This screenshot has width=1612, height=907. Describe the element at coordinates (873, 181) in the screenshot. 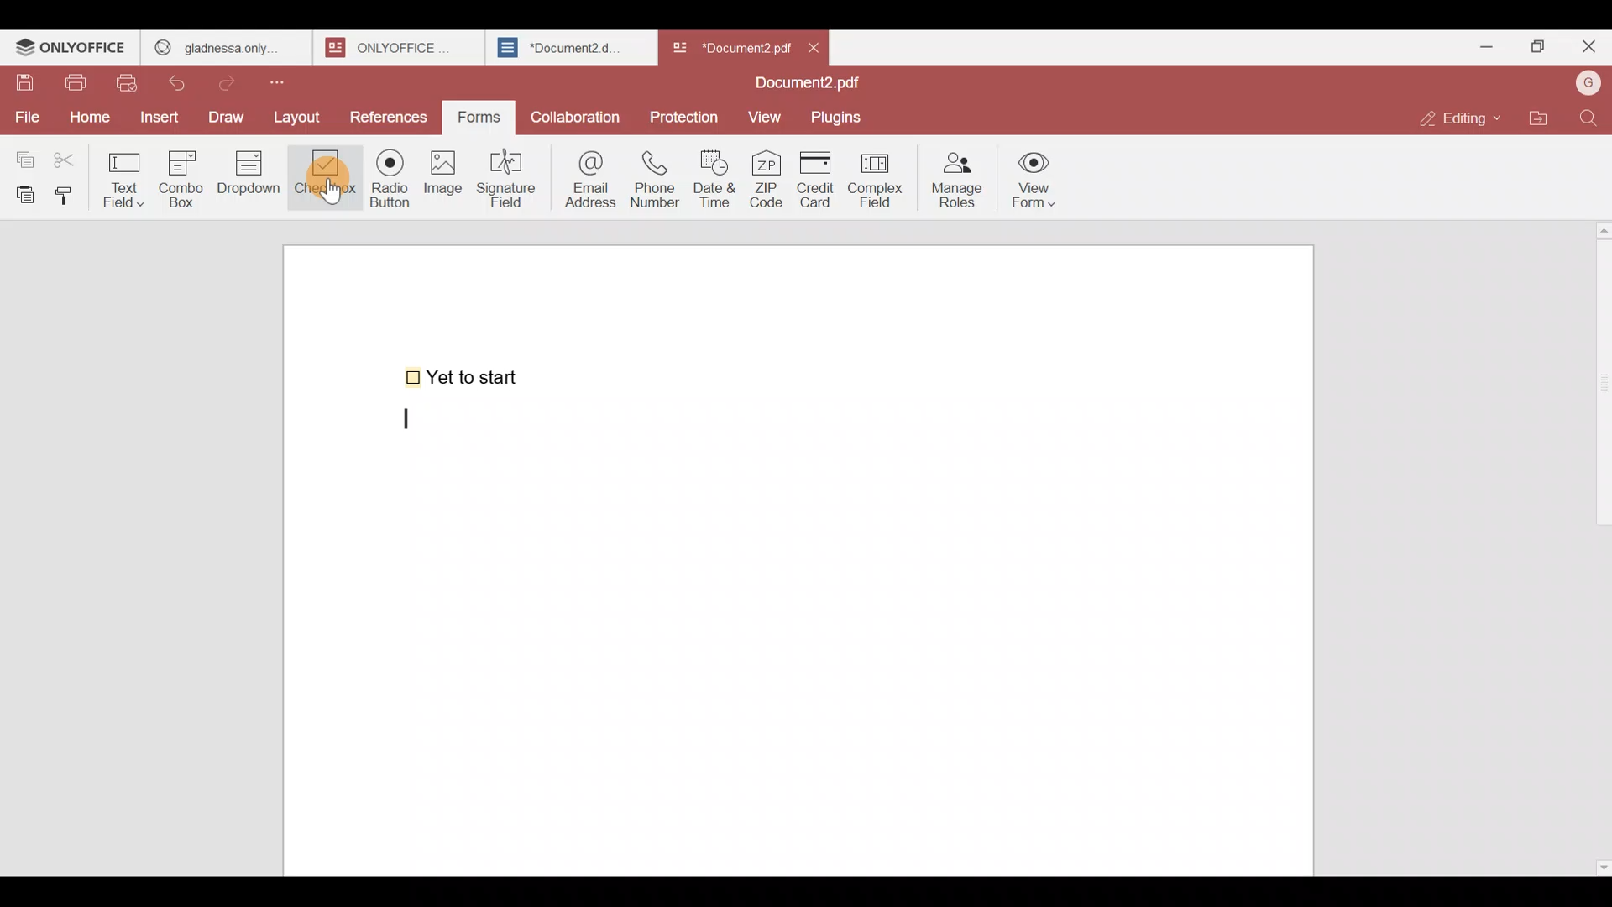

I see `Complex field` at that location.